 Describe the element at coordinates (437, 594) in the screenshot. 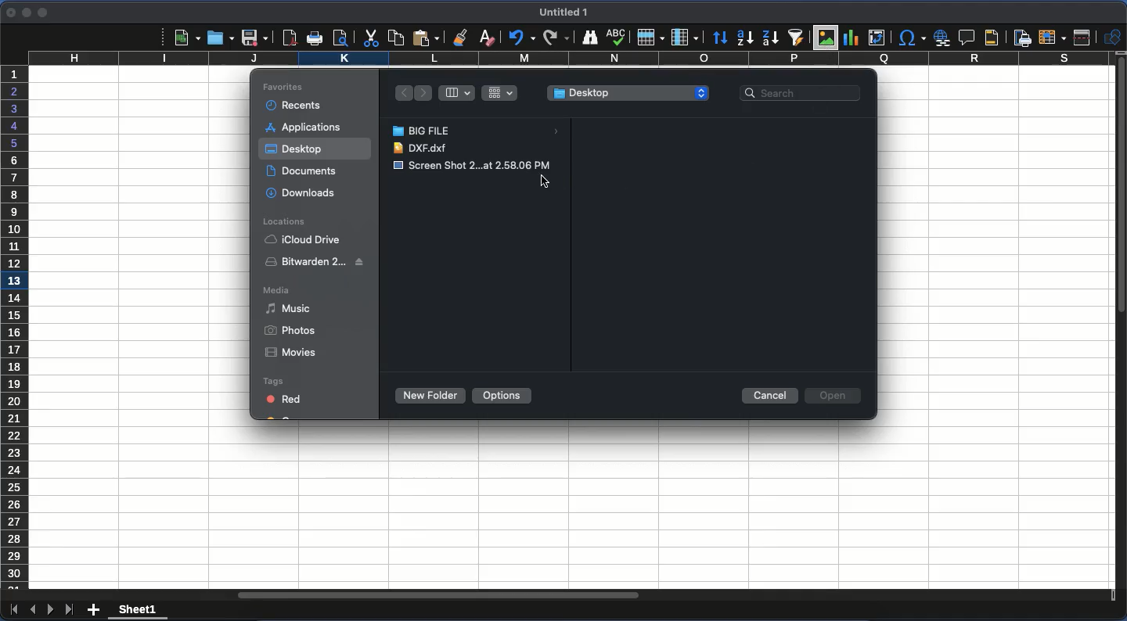

I see `horizontal scroll bar` at that location.